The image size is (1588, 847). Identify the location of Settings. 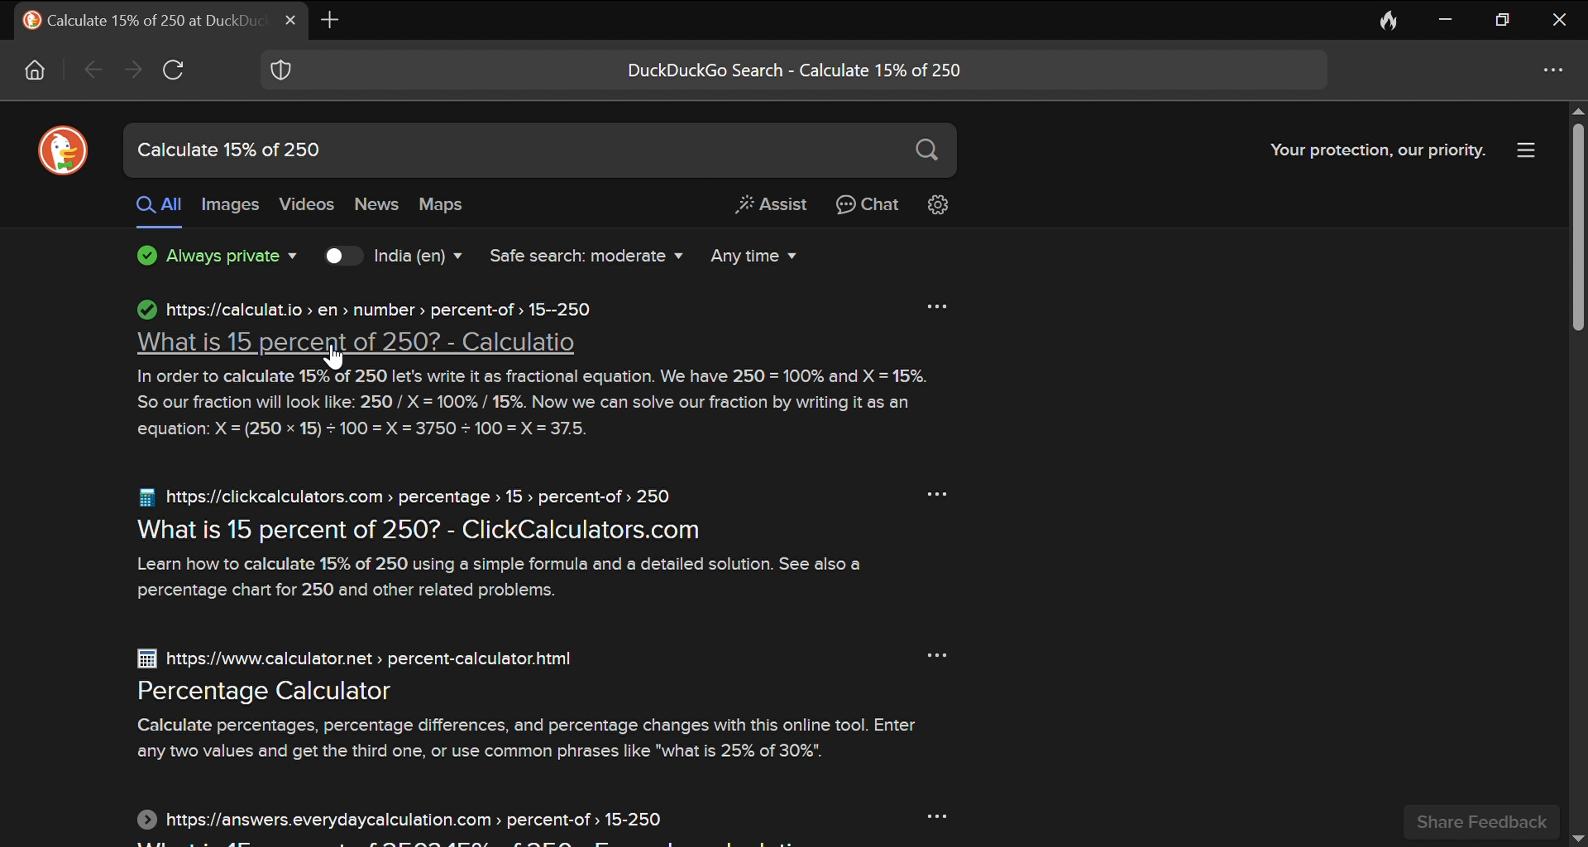
(940, 205).